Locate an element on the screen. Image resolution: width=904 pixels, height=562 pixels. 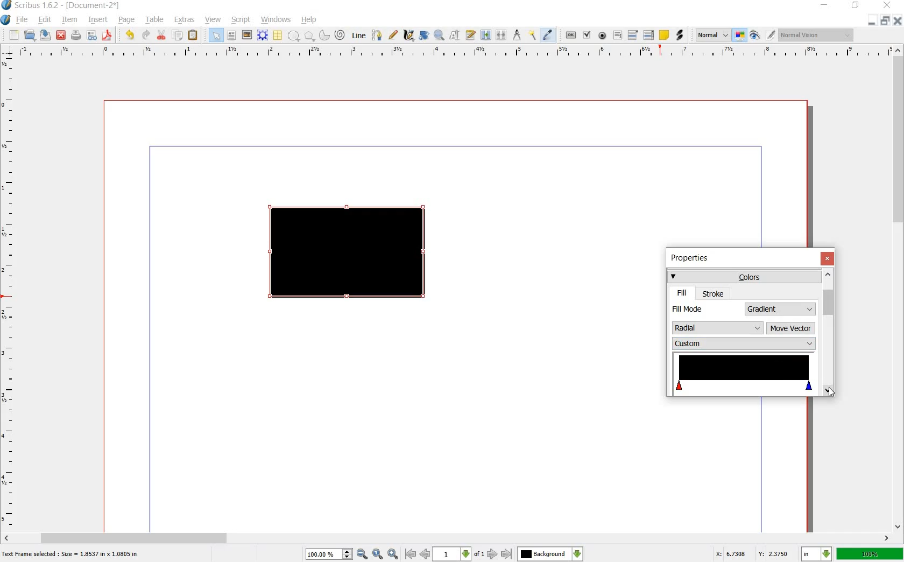
preview mode is located at coordinates (755, 35).